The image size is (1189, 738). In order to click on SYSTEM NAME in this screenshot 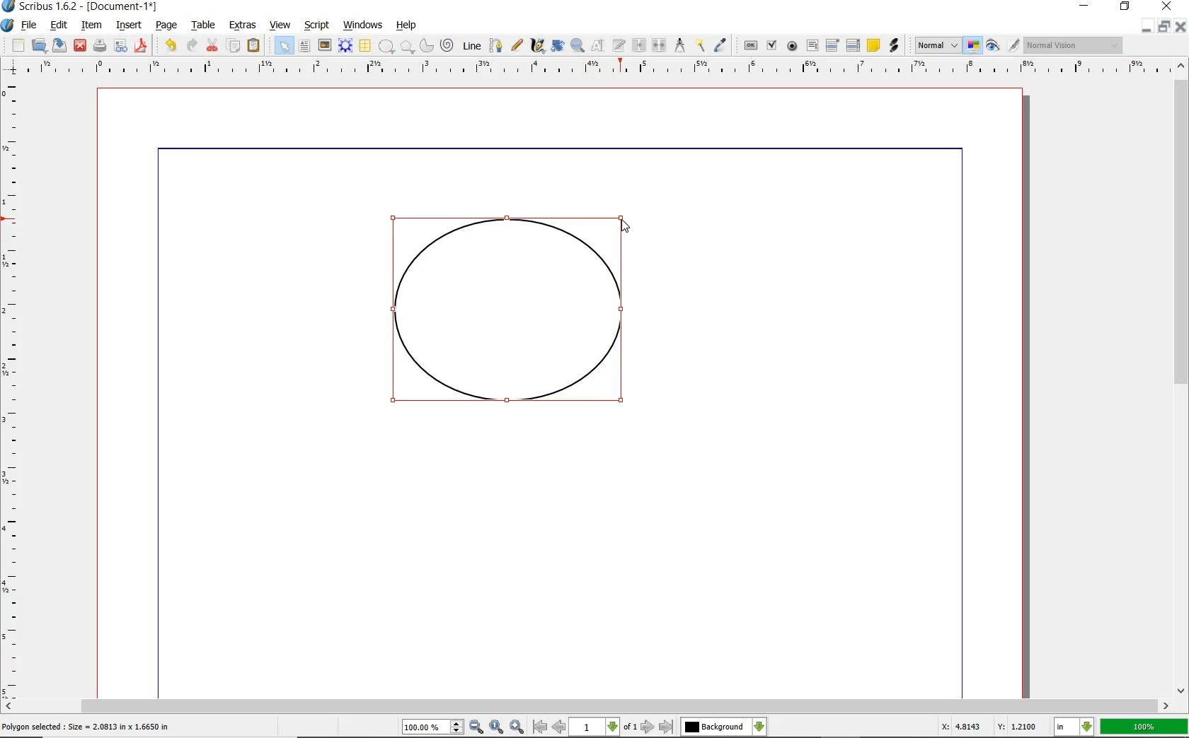, I will do `click(81, 6)`.